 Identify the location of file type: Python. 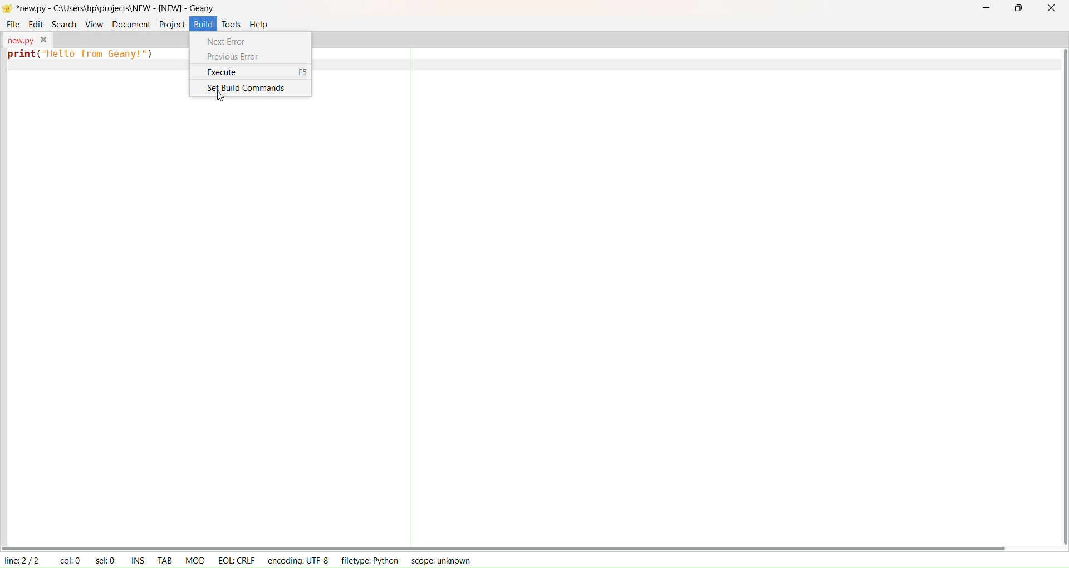
(368, 561).